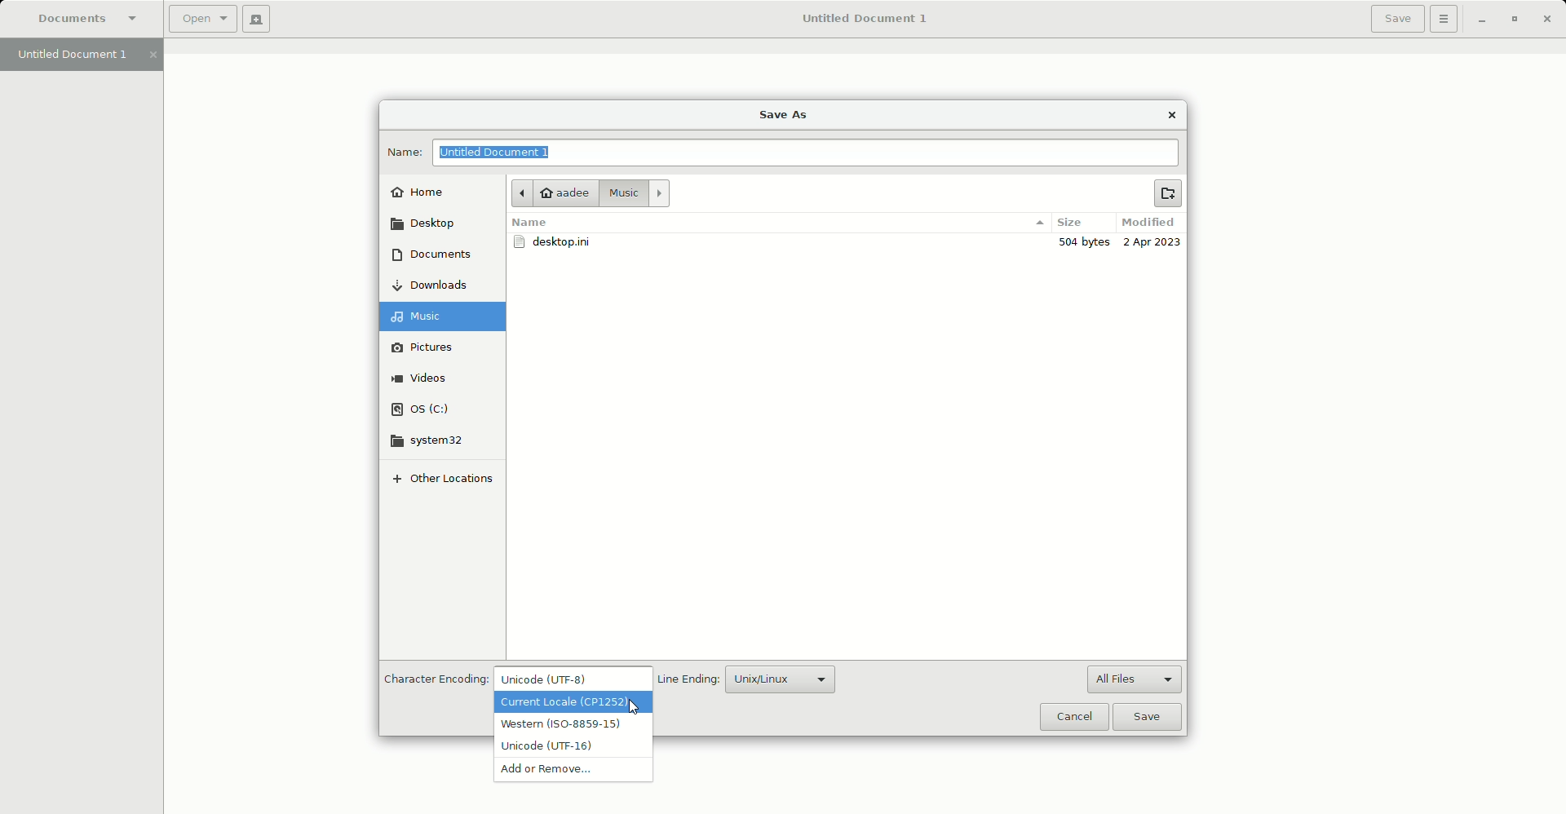  I want to click on Videos, so click(443, 379).